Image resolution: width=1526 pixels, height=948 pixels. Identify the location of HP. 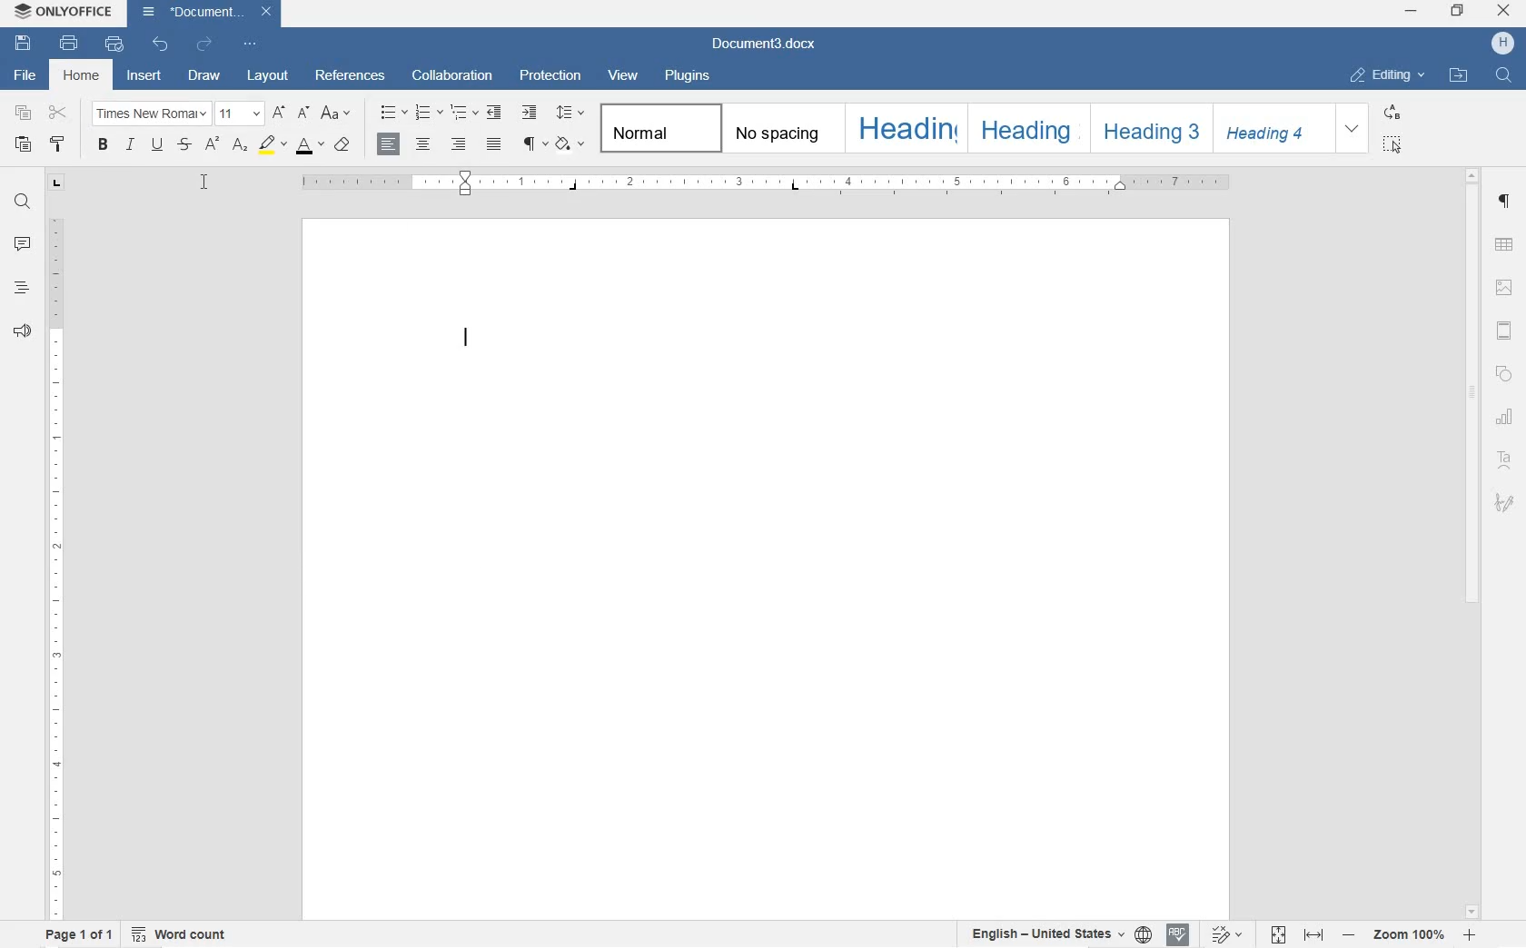
(1501, 44).